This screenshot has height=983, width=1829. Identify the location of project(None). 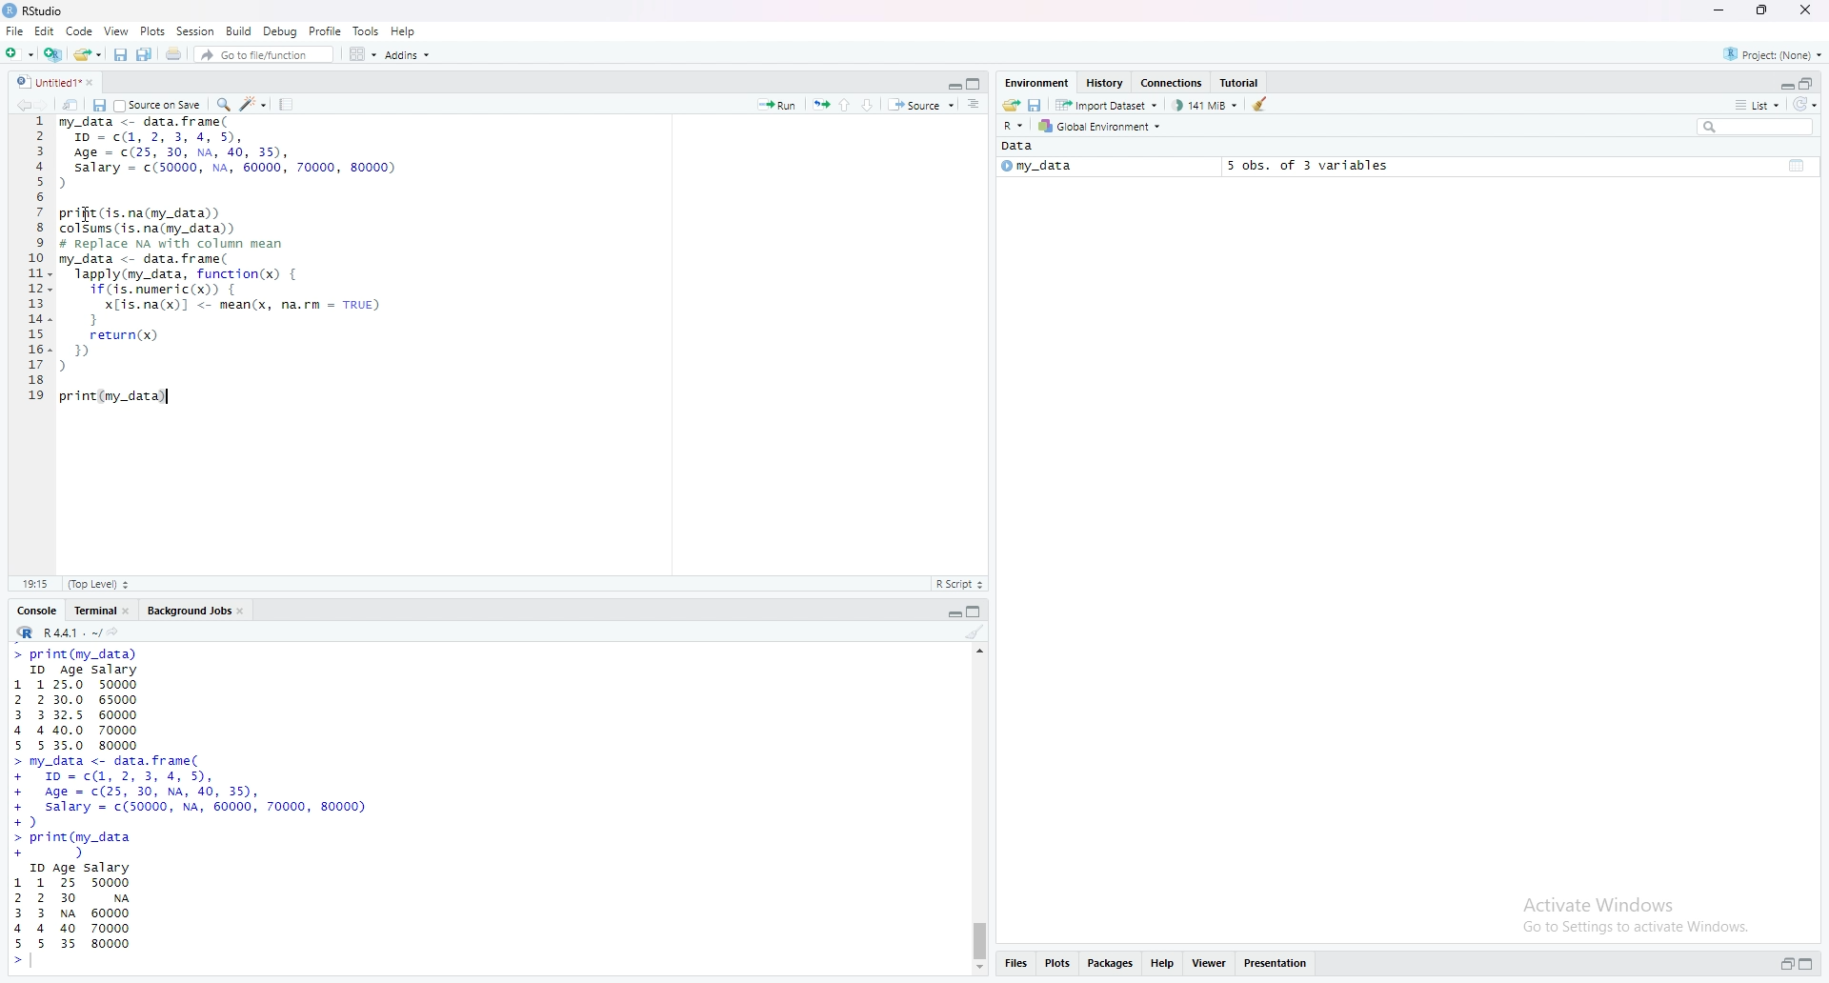
(1776, 57).